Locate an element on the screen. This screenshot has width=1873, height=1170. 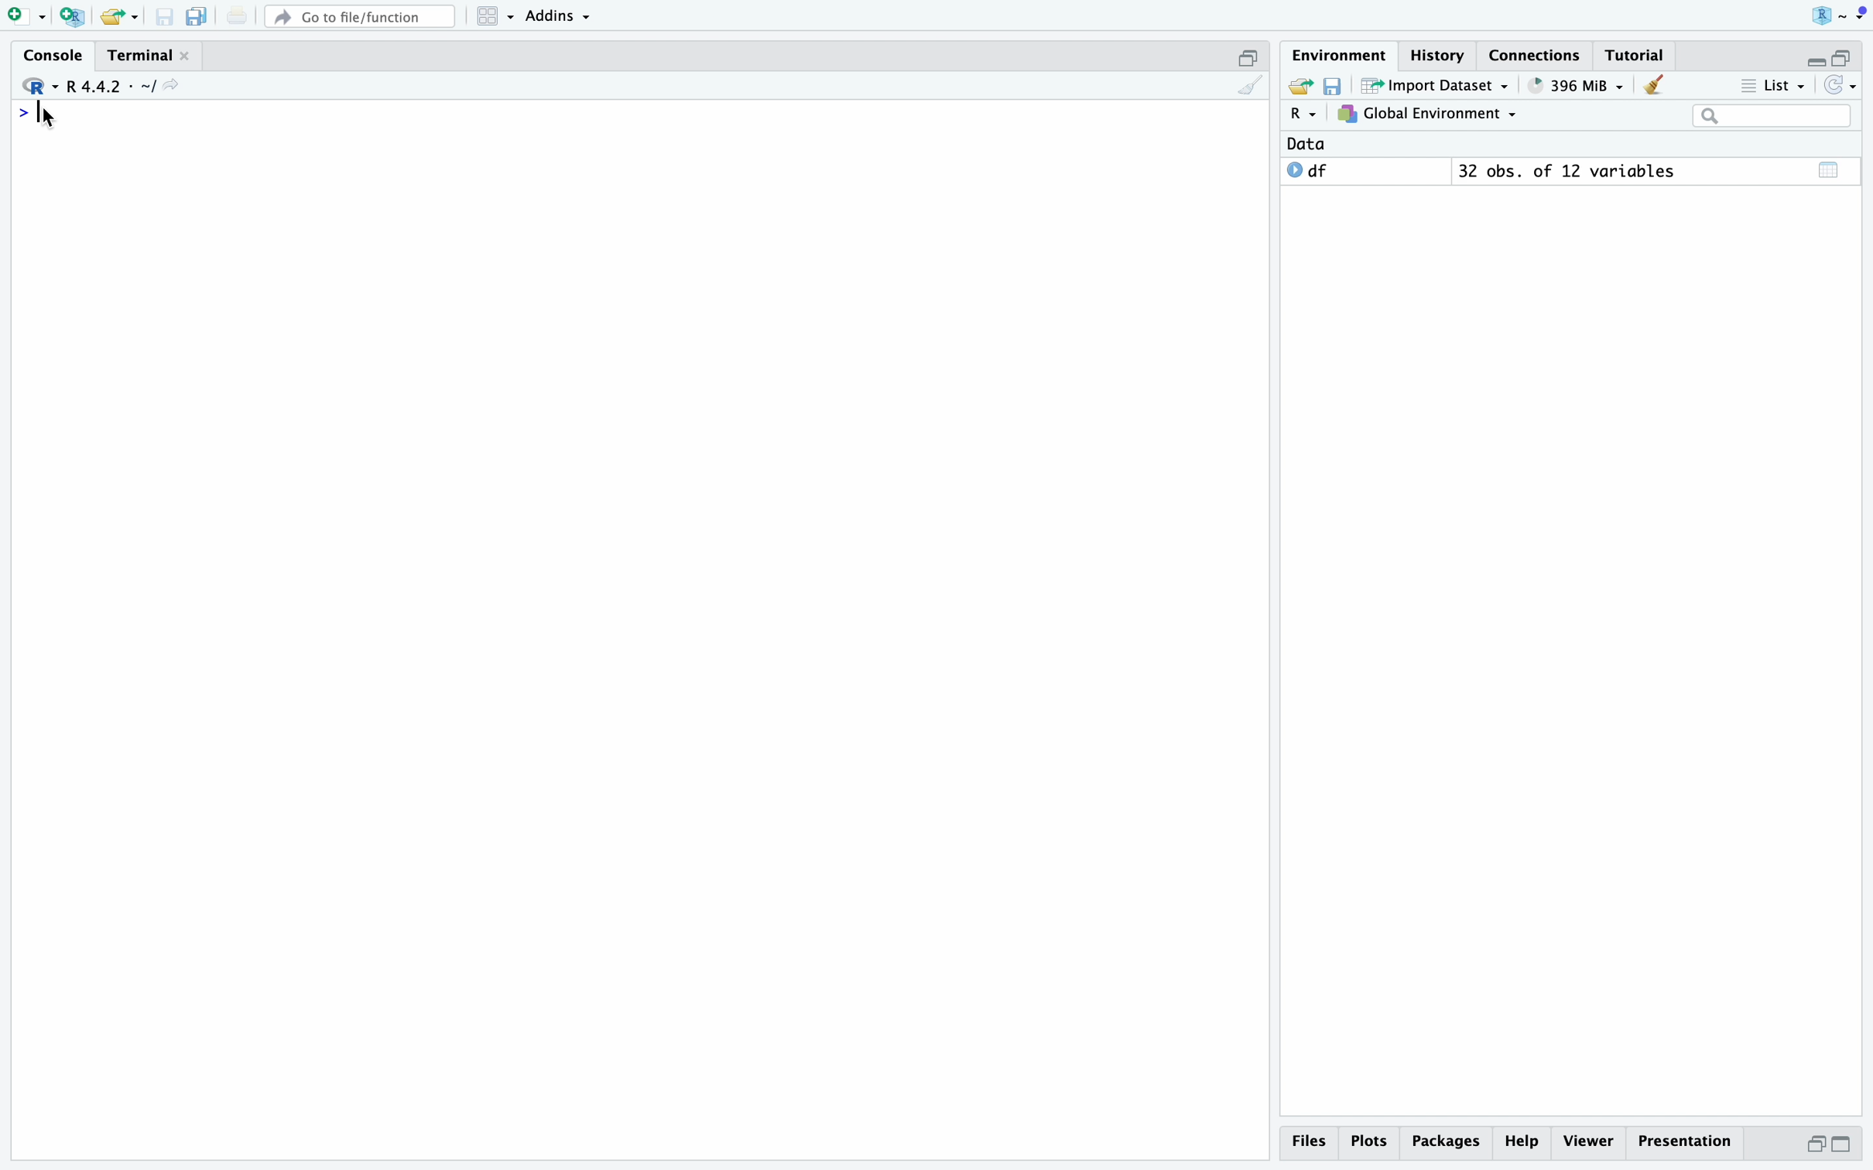
help is located at coordinates (1522, 1143).